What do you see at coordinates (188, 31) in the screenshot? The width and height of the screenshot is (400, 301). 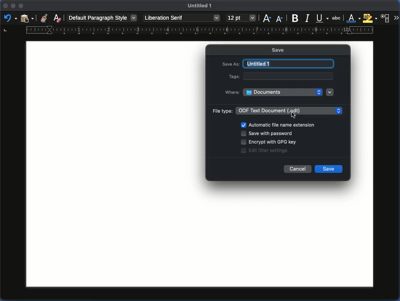 I see `Ruler` at bounding box center [188, 31].